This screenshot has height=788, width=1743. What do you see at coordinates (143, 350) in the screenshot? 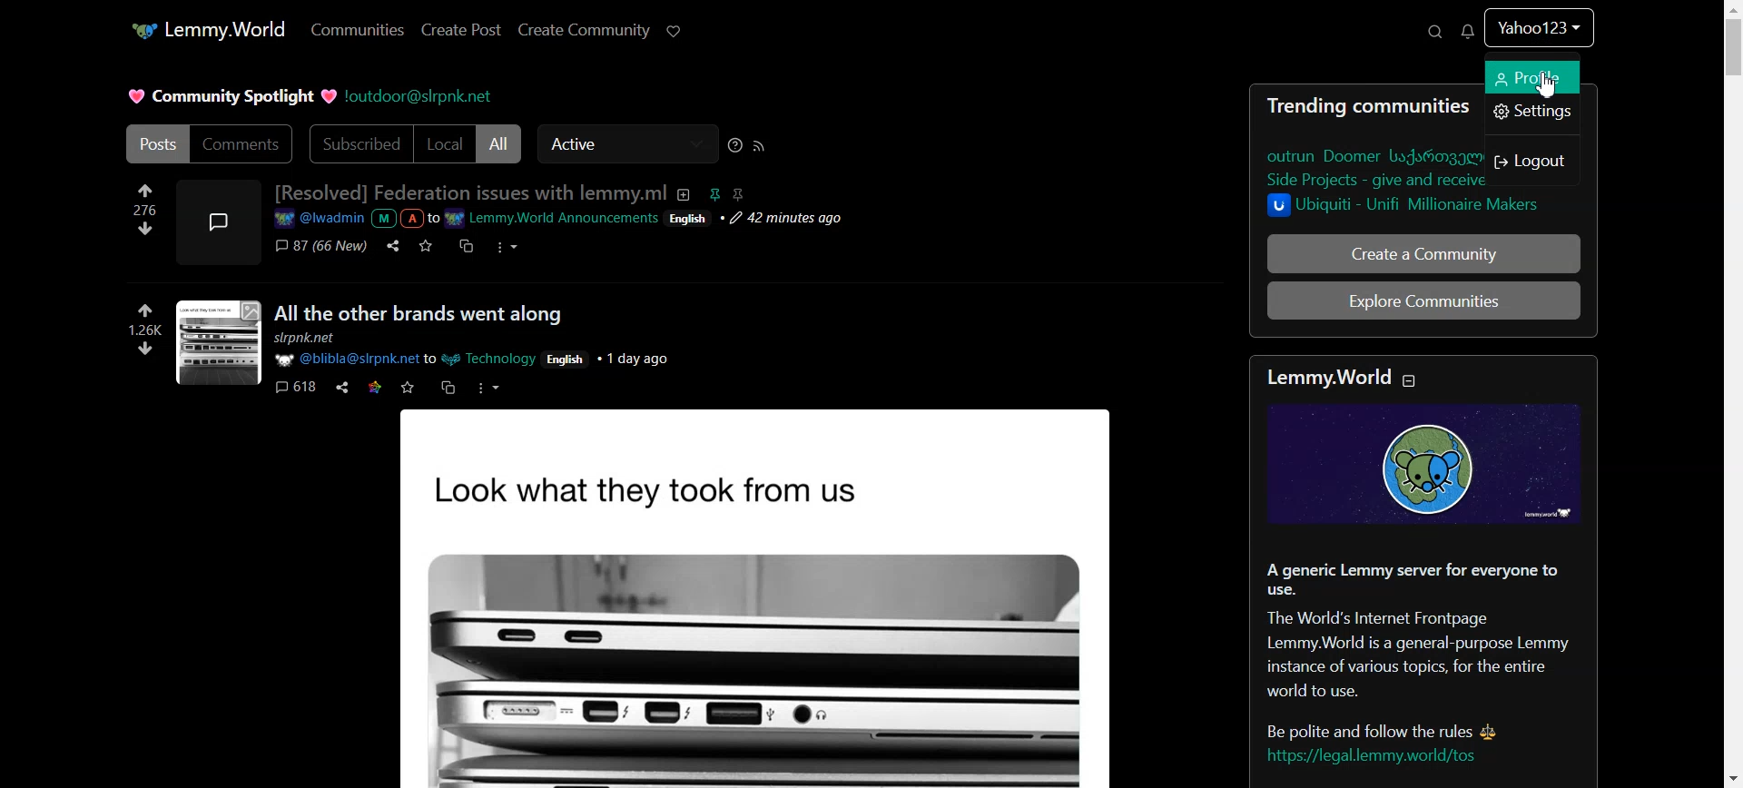
I see `downvote` at bounding box center [143, 350].